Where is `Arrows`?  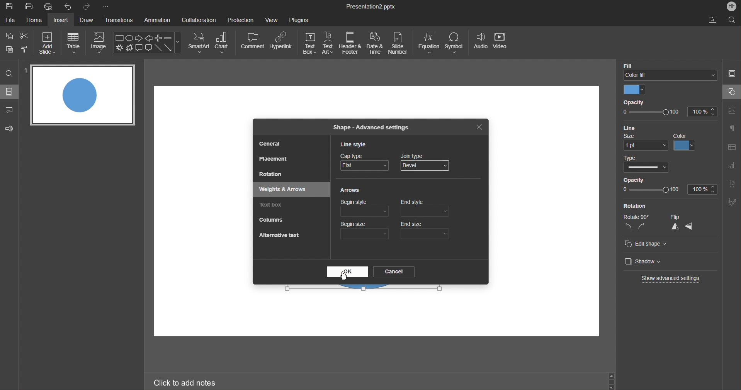
Arrows is located at coordinates (350, 191).